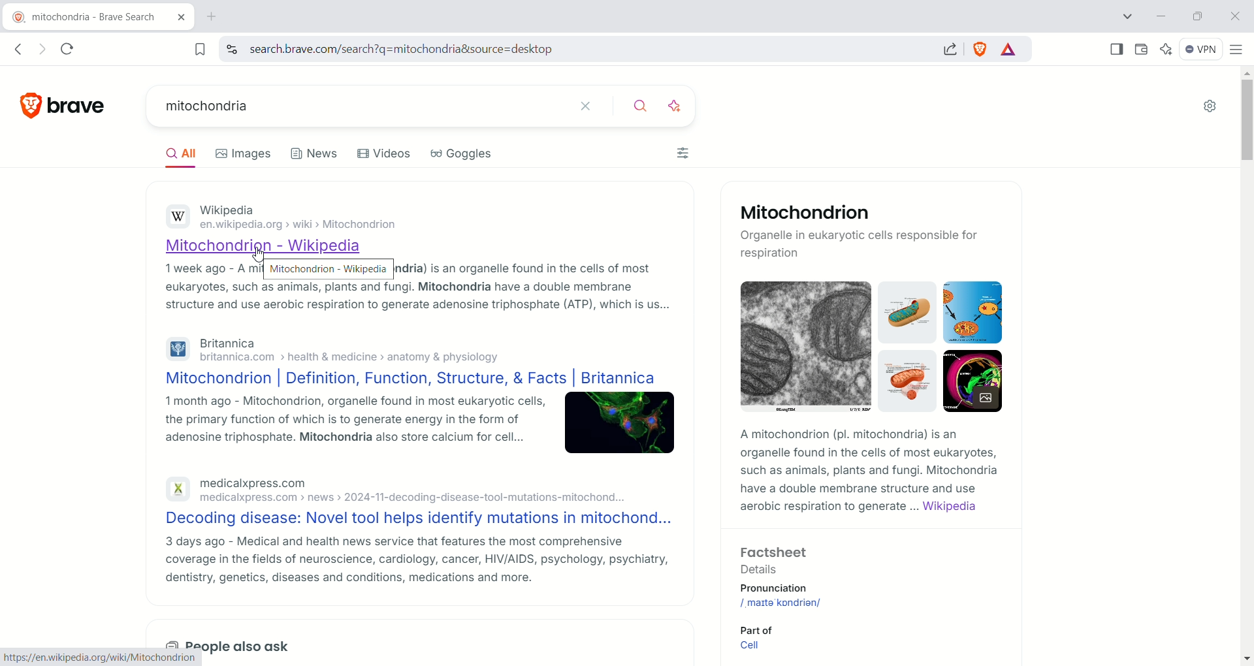  I want to click on maximize, so click(1200, 17).